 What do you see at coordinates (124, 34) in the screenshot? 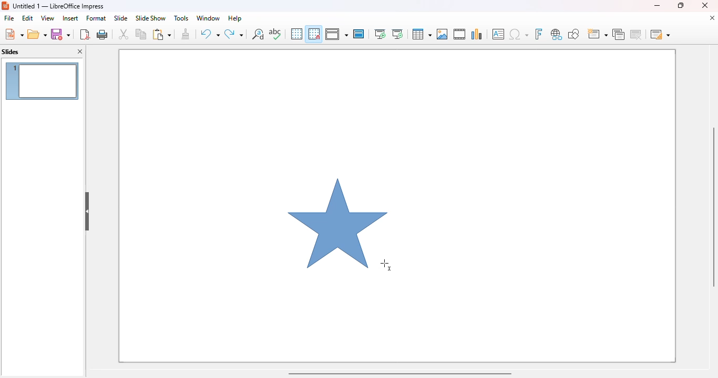
I see `cut` at bounding box center [124, 34].